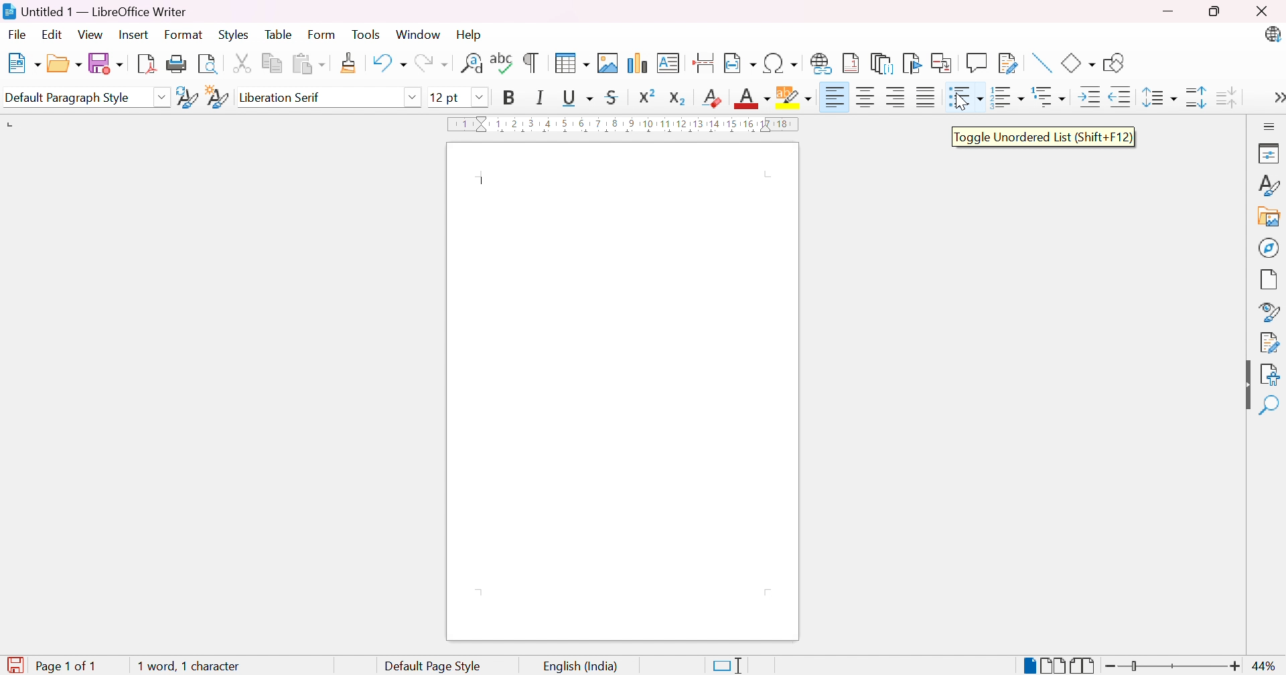  What do you see at coordinates (1278, 99) in the screenshot?
I see `More` at bounding box center [1278, 99].